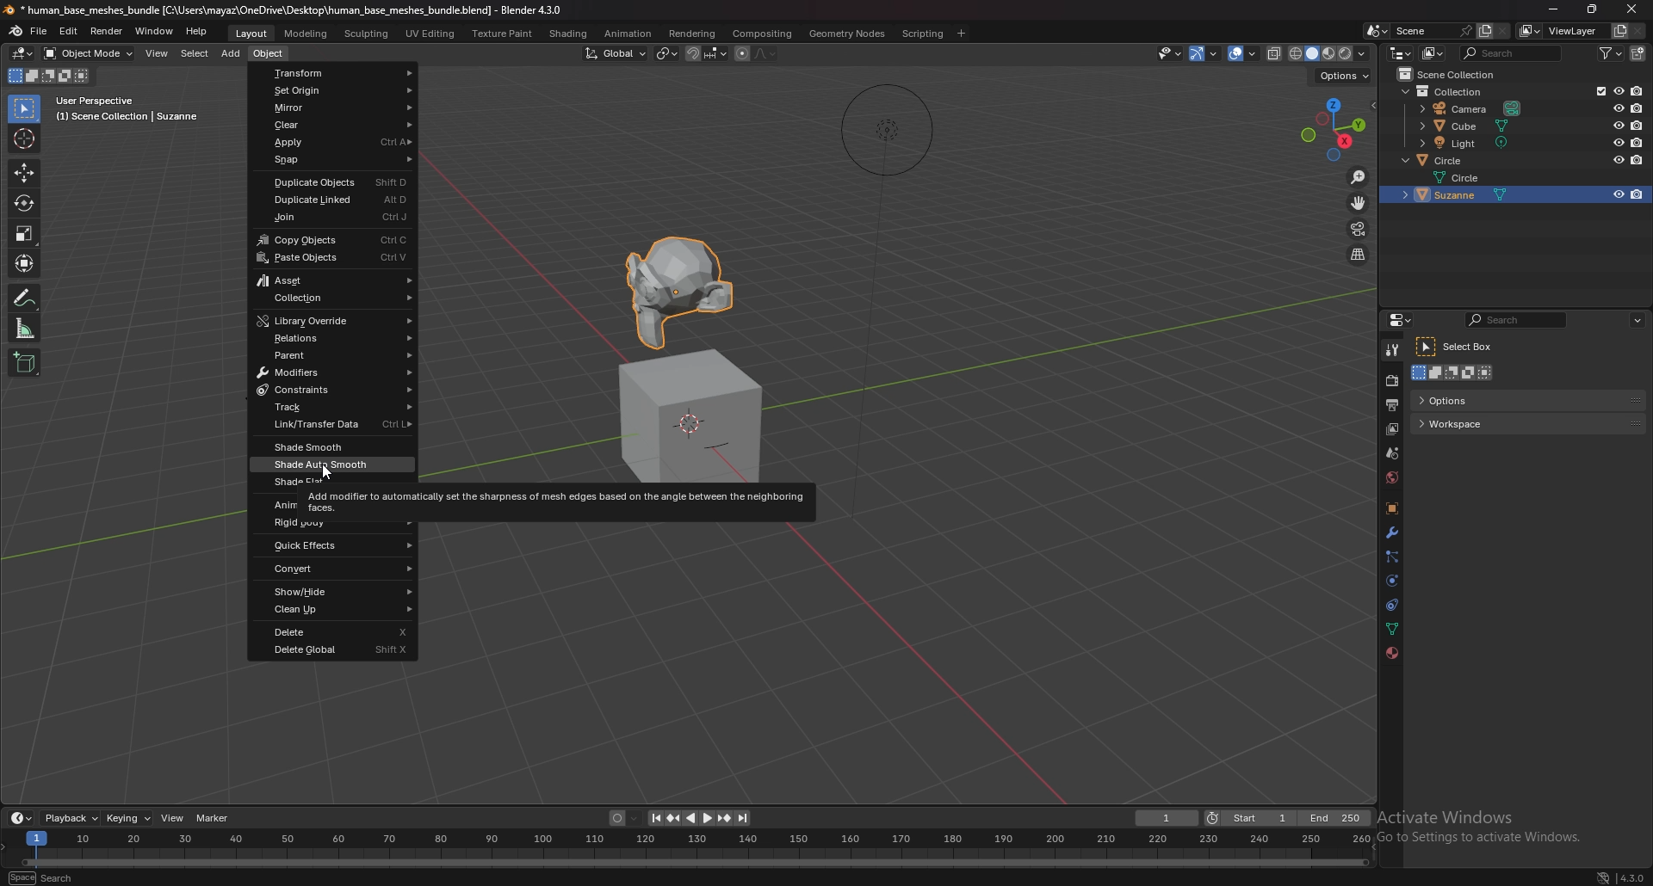  I want to click on suzanne, so click(685, 284).